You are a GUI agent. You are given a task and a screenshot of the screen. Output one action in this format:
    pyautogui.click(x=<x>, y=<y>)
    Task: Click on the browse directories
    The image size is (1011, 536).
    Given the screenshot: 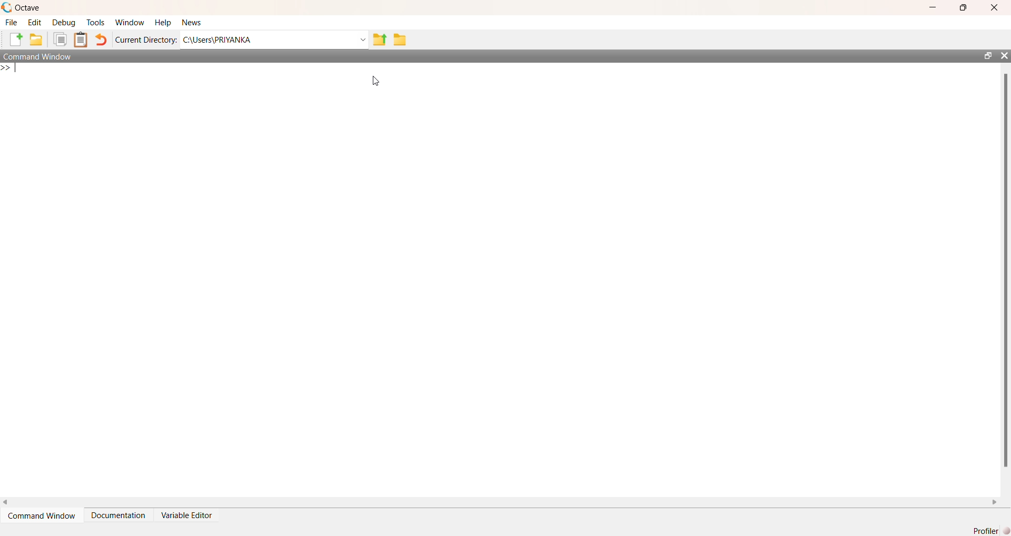 What is the action you would take?
    pyautogui.click(x=400, y=39)
    